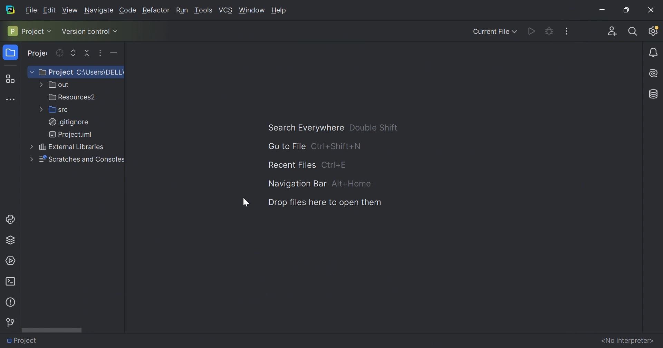 Image resolution: width=663 pixels, height=348 pixels. I want to click on Hide, so click(116, 53).